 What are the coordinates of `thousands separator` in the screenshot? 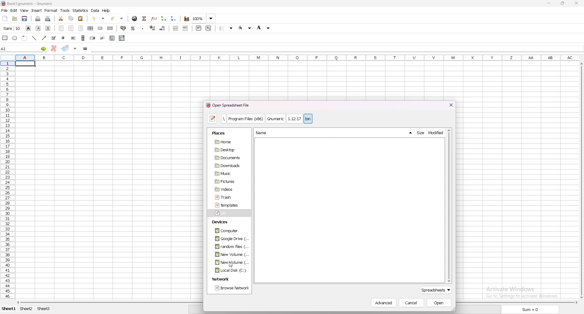 It's located at (143, 28).